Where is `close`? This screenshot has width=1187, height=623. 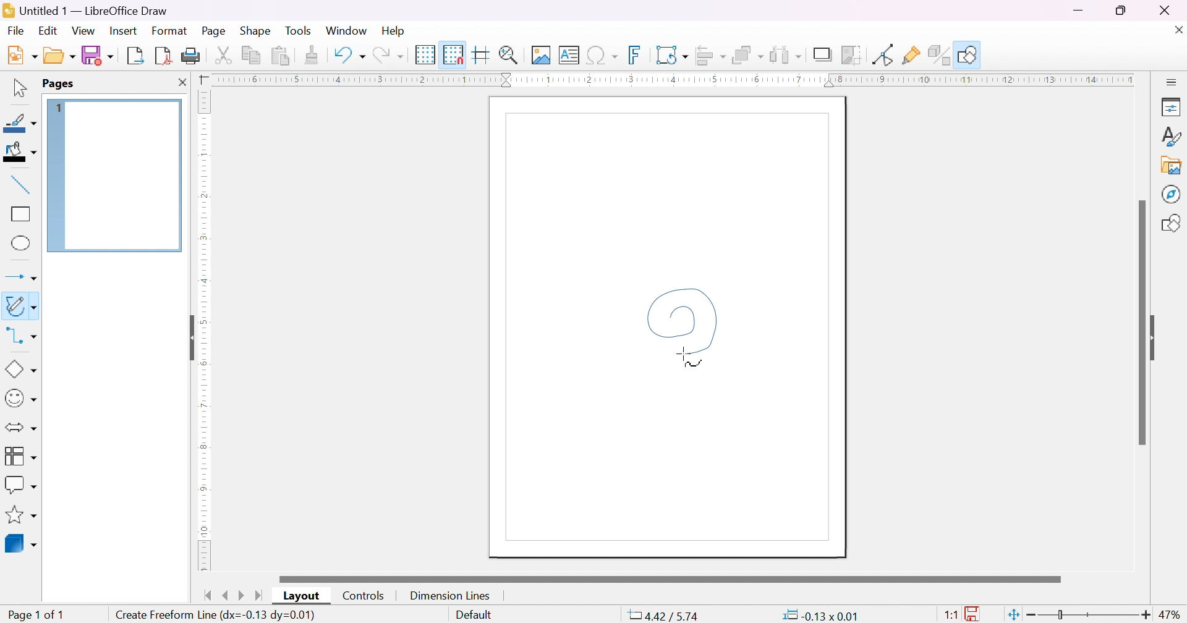
close is located at coordinates (1164, 9).